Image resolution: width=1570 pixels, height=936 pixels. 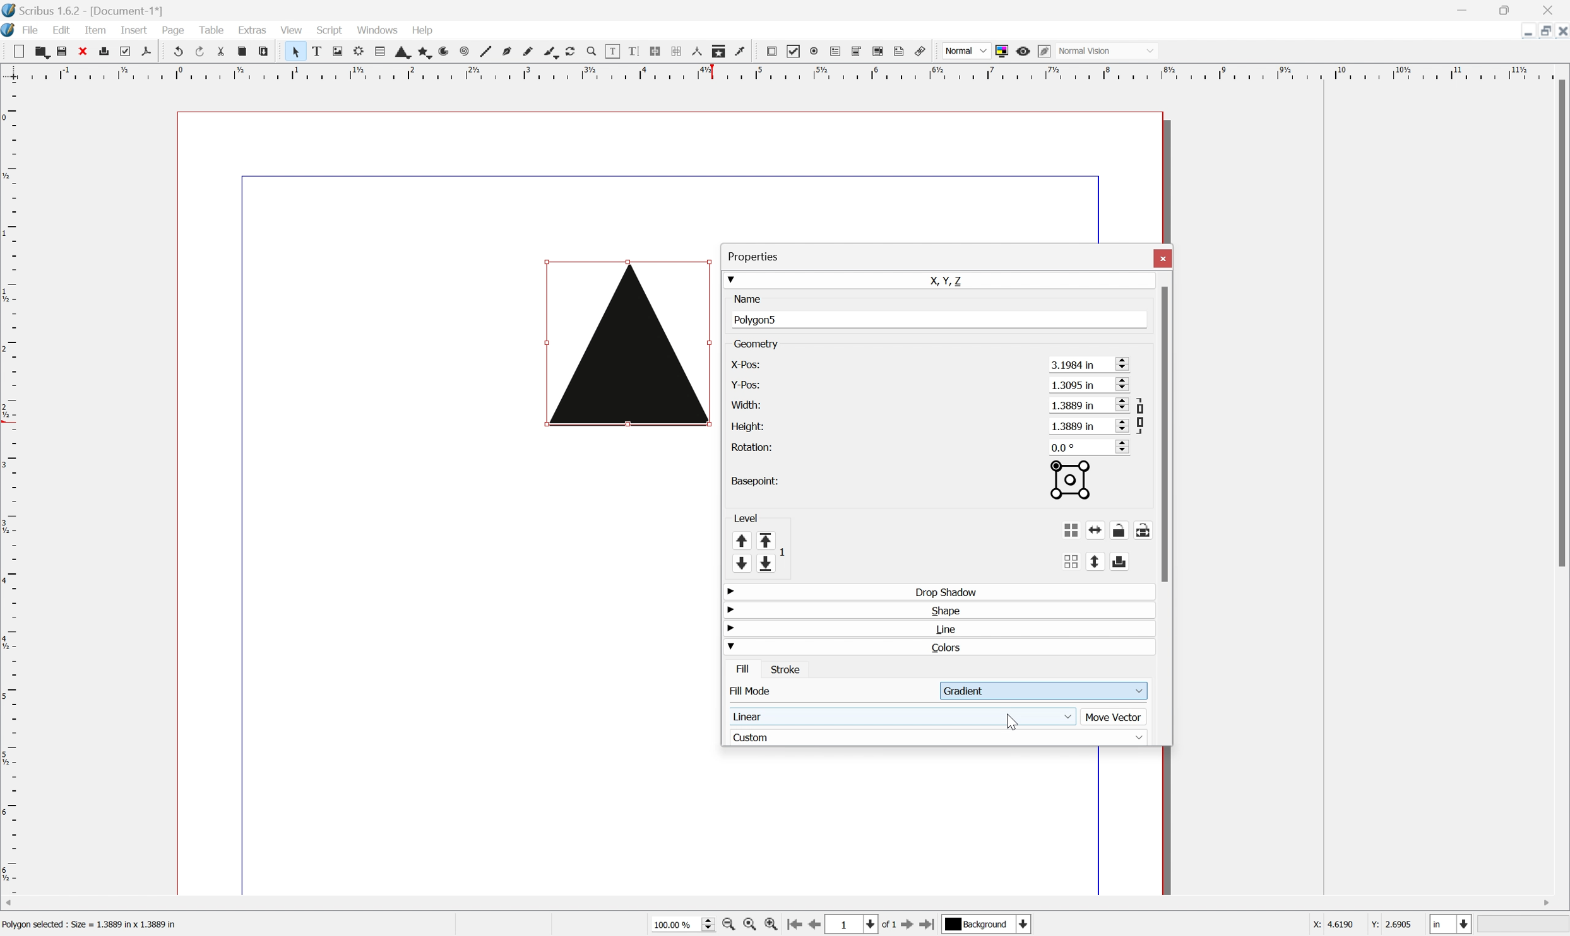 I want to click on Go to previous page, so click(x=812, y=927).